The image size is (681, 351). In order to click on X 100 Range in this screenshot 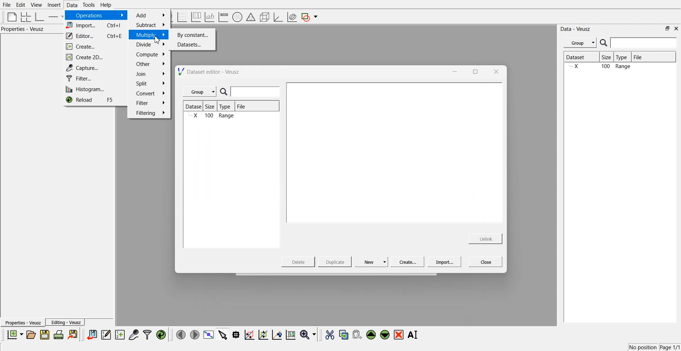, I will do `click(619, 67)`.